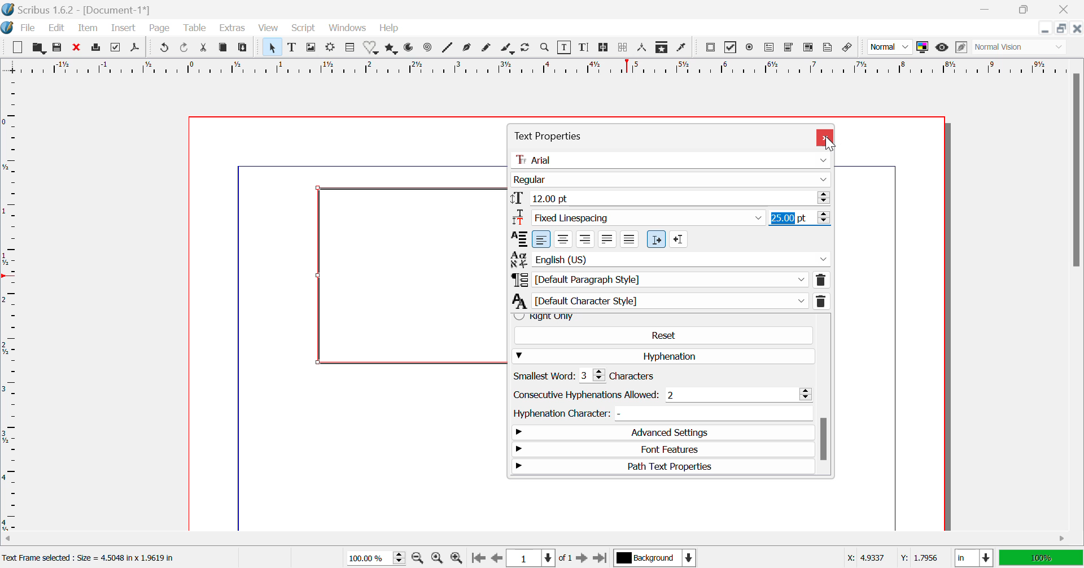  I want to click on Minimize, so click(1063, 29).